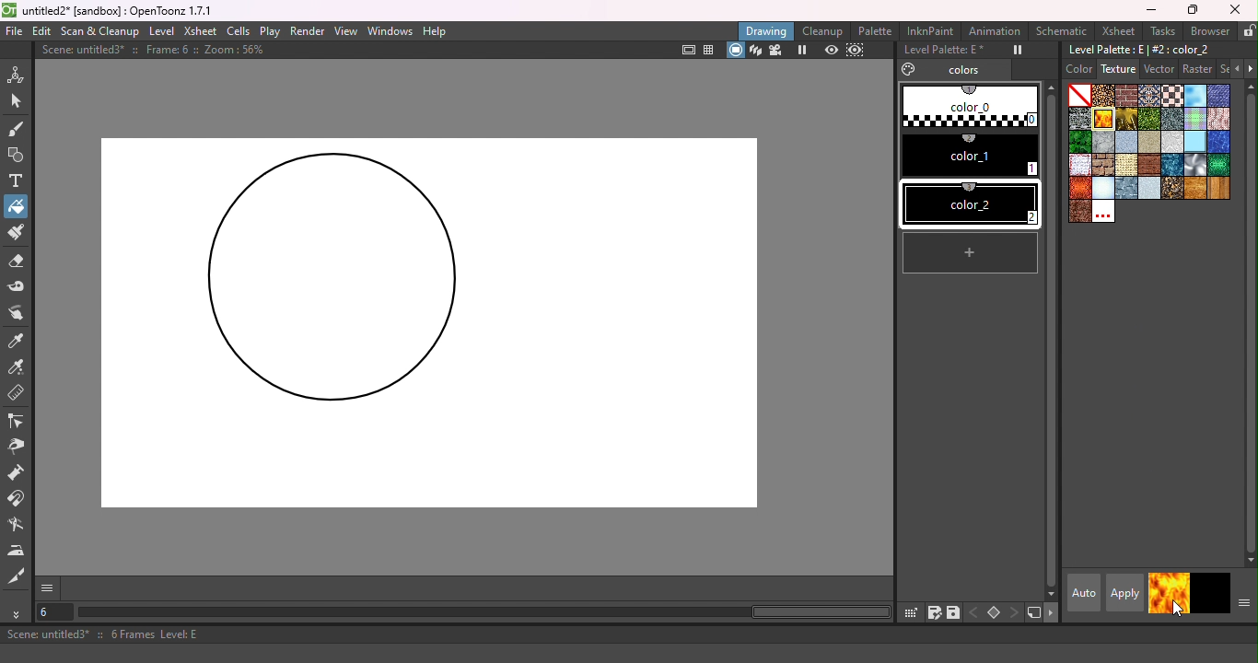 Image resolution: width=1258 pixels, height=663 pixels. What do you see at coordinates (710, 51) in the screenshot?
I see `Field guide` at bounding box center [710, 51].